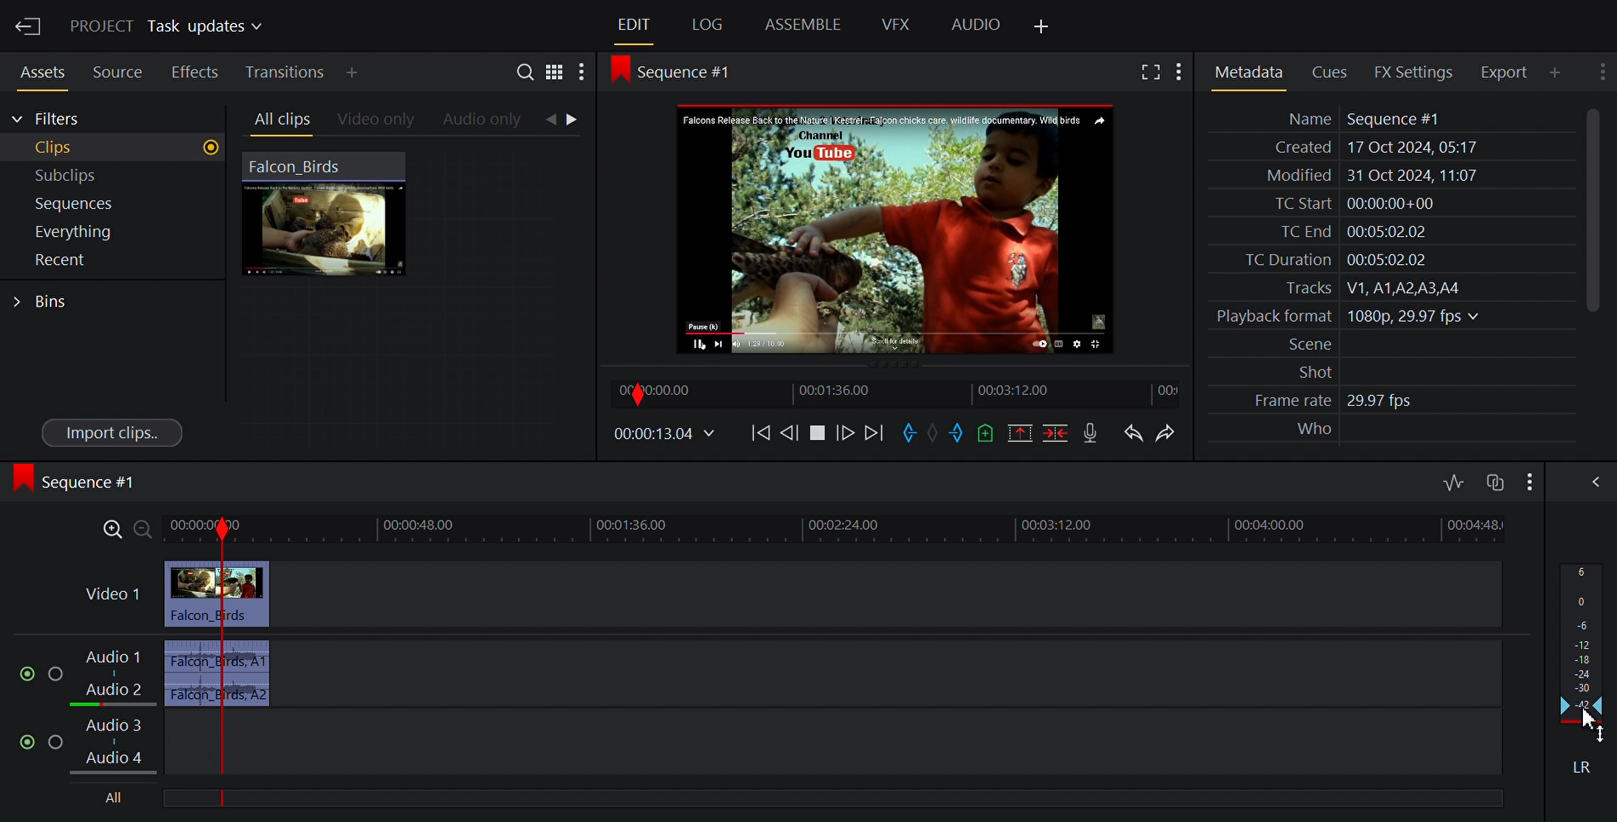 The image size is (1617, 822). Describe the element at coordinates (1363, 176) in the screenshot. I see `Modified 31 Oct 2024, 11:06` at that location.